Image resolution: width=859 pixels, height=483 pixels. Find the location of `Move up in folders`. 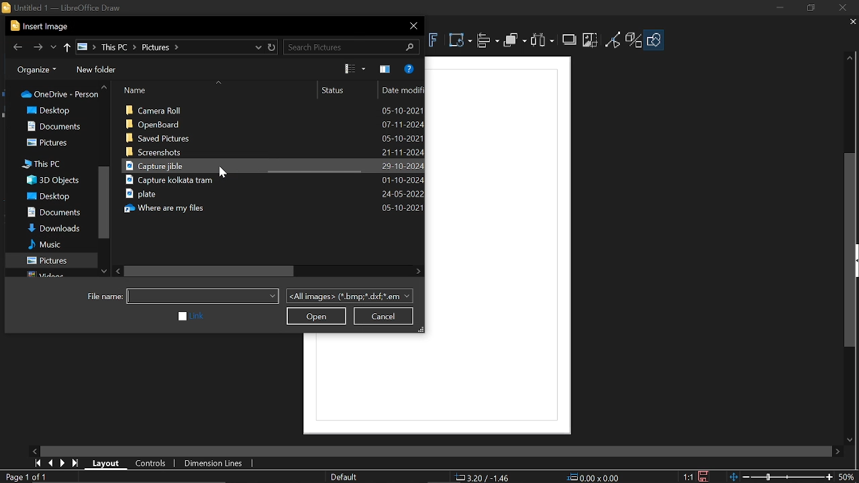

Move up in folders is located at coordinates (106, 87).